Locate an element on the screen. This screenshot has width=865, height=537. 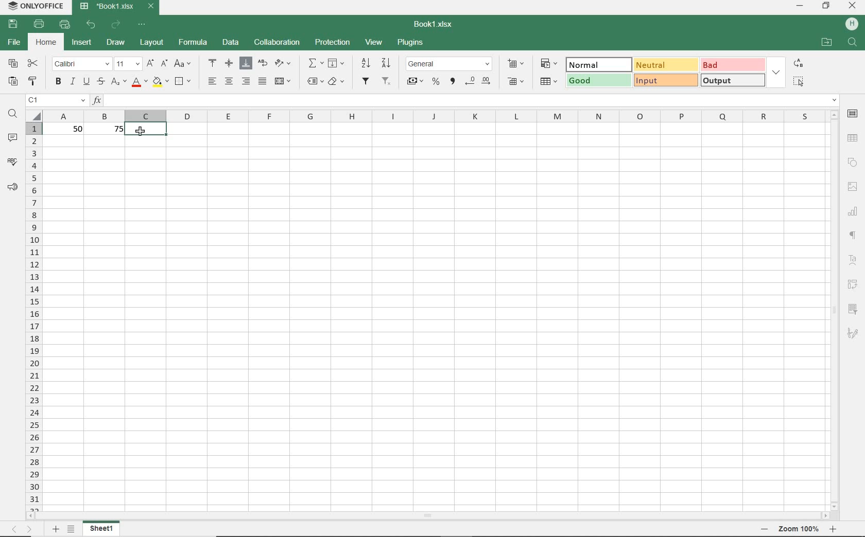
quick print is located at coordinates (66, 26).